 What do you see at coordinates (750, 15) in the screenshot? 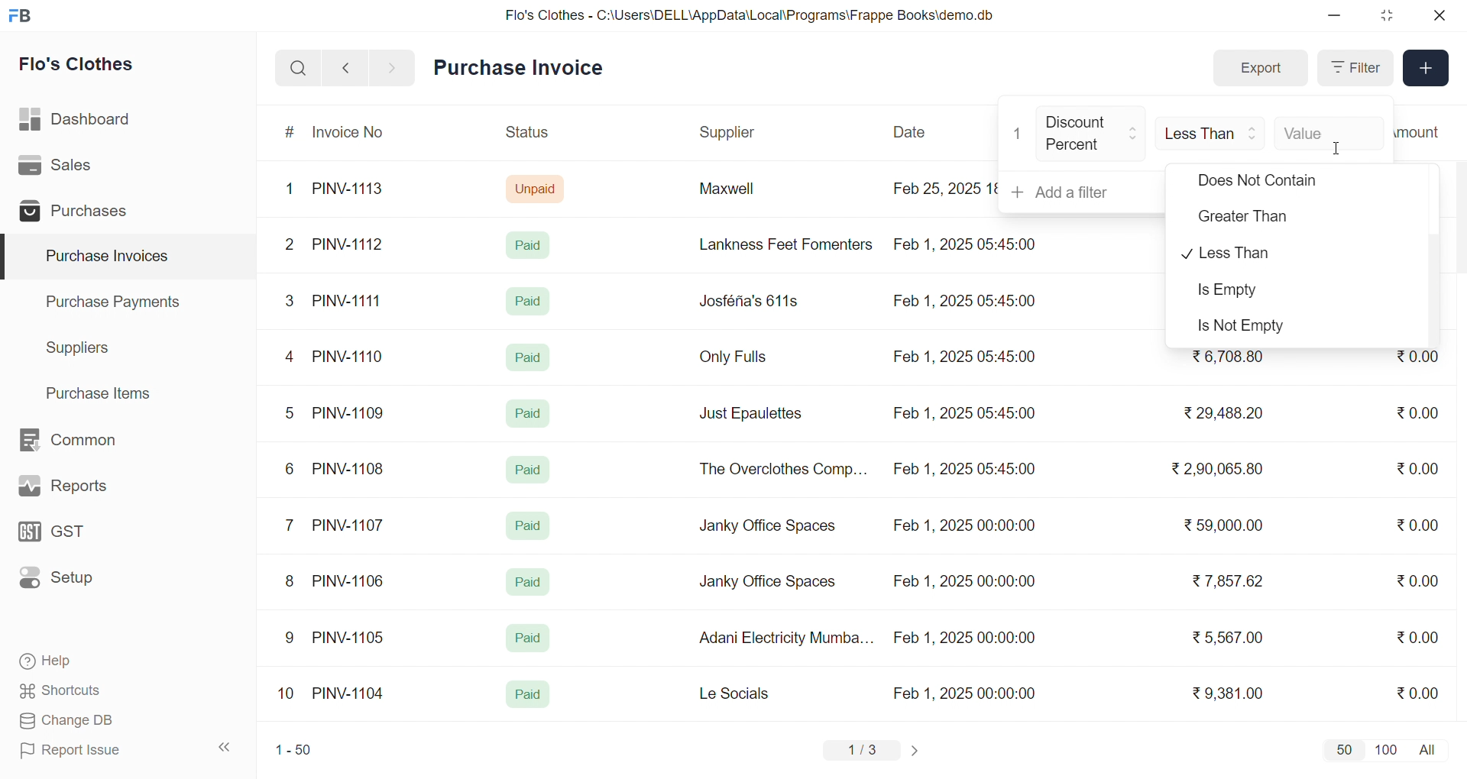
I see `Flo's Clothes - C:\Users\DELL\AppData\Local\Programs\Frappe Books\demo.db` at bounding box center [750, 15].